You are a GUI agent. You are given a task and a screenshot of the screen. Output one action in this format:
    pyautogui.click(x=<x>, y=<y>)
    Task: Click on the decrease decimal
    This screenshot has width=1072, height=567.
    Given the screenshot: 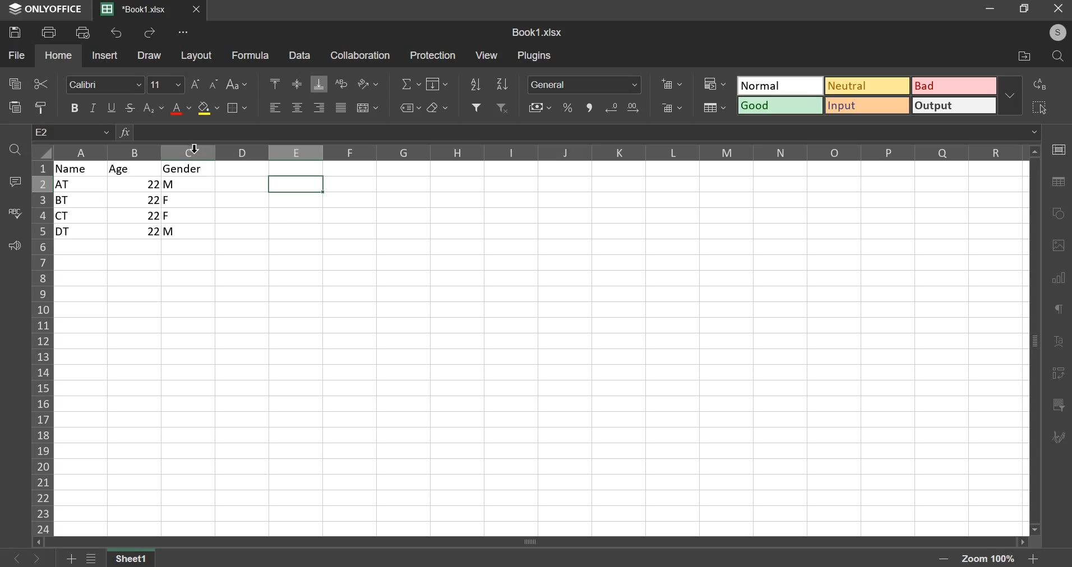 What is the action you would take?
    pyautogui.click(x=613, y=108)
    